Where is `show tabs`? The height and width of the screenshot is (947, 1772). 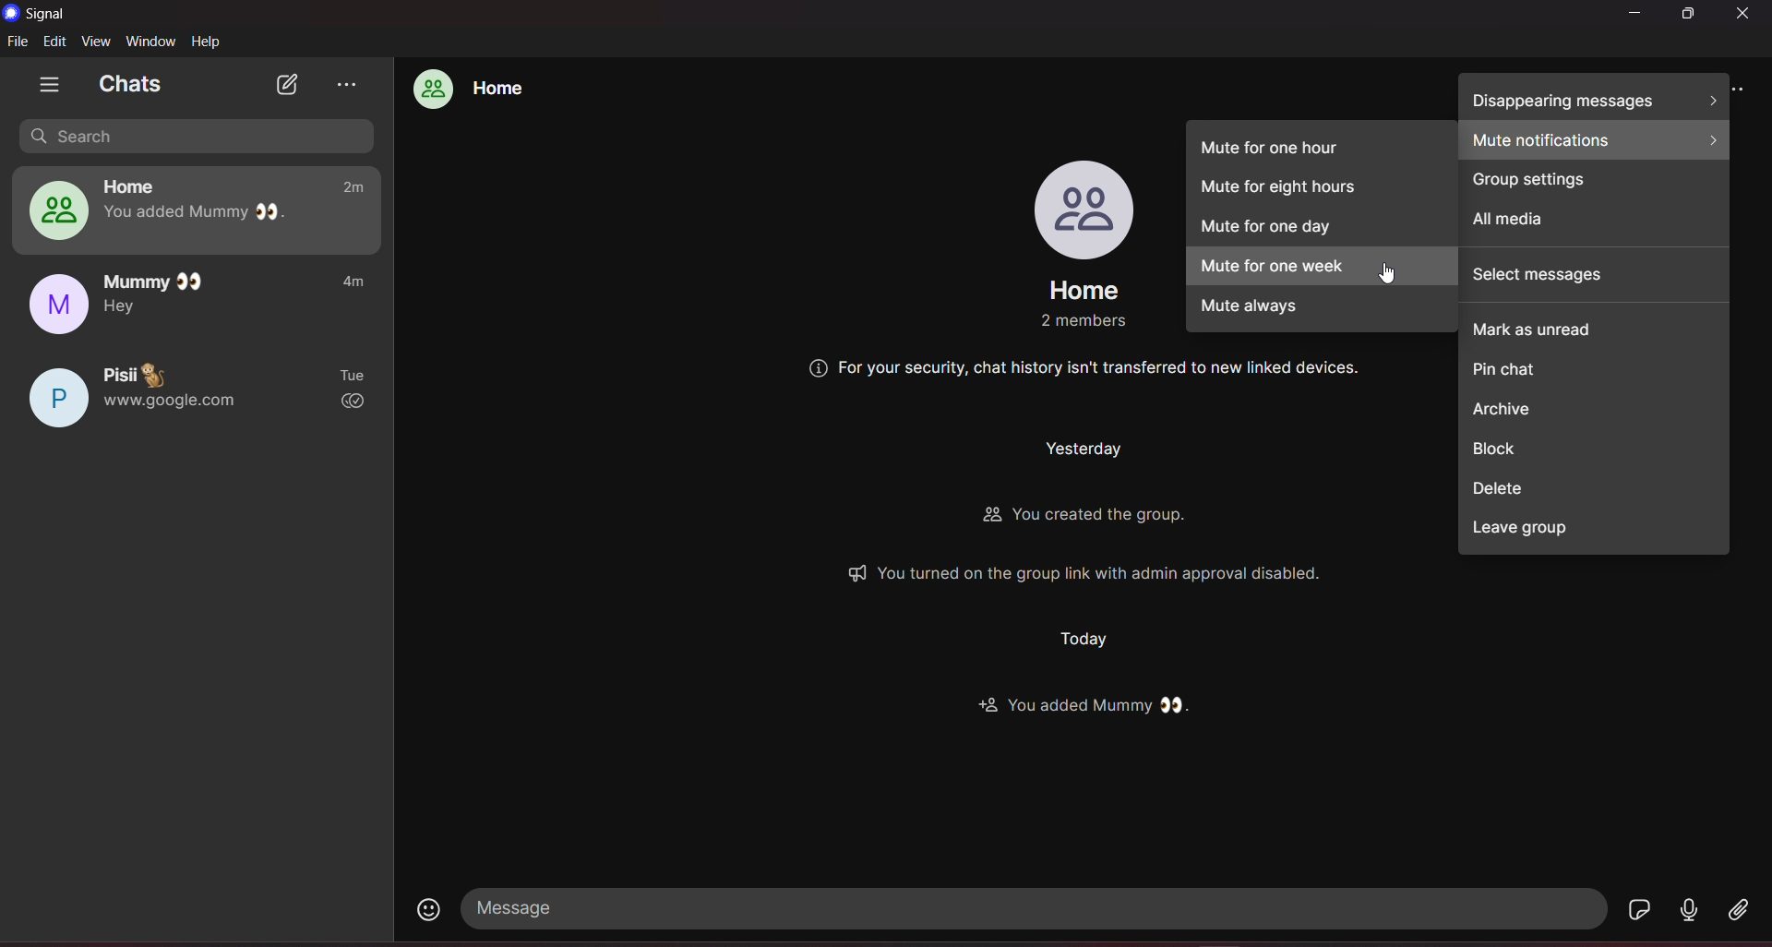 show tabs is located at coordinates (48, 85).